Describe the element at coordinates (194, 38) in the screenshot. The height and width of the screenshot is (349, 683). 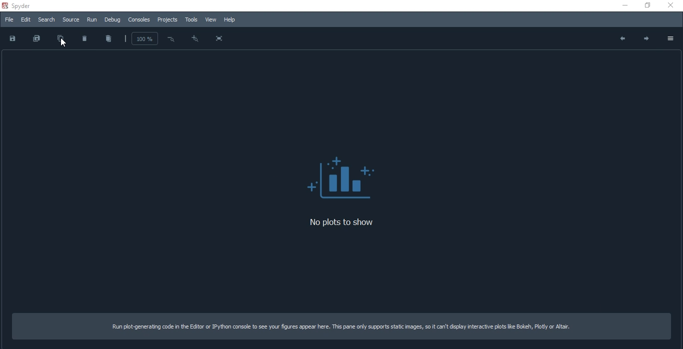
I see `zoom in` at that location.